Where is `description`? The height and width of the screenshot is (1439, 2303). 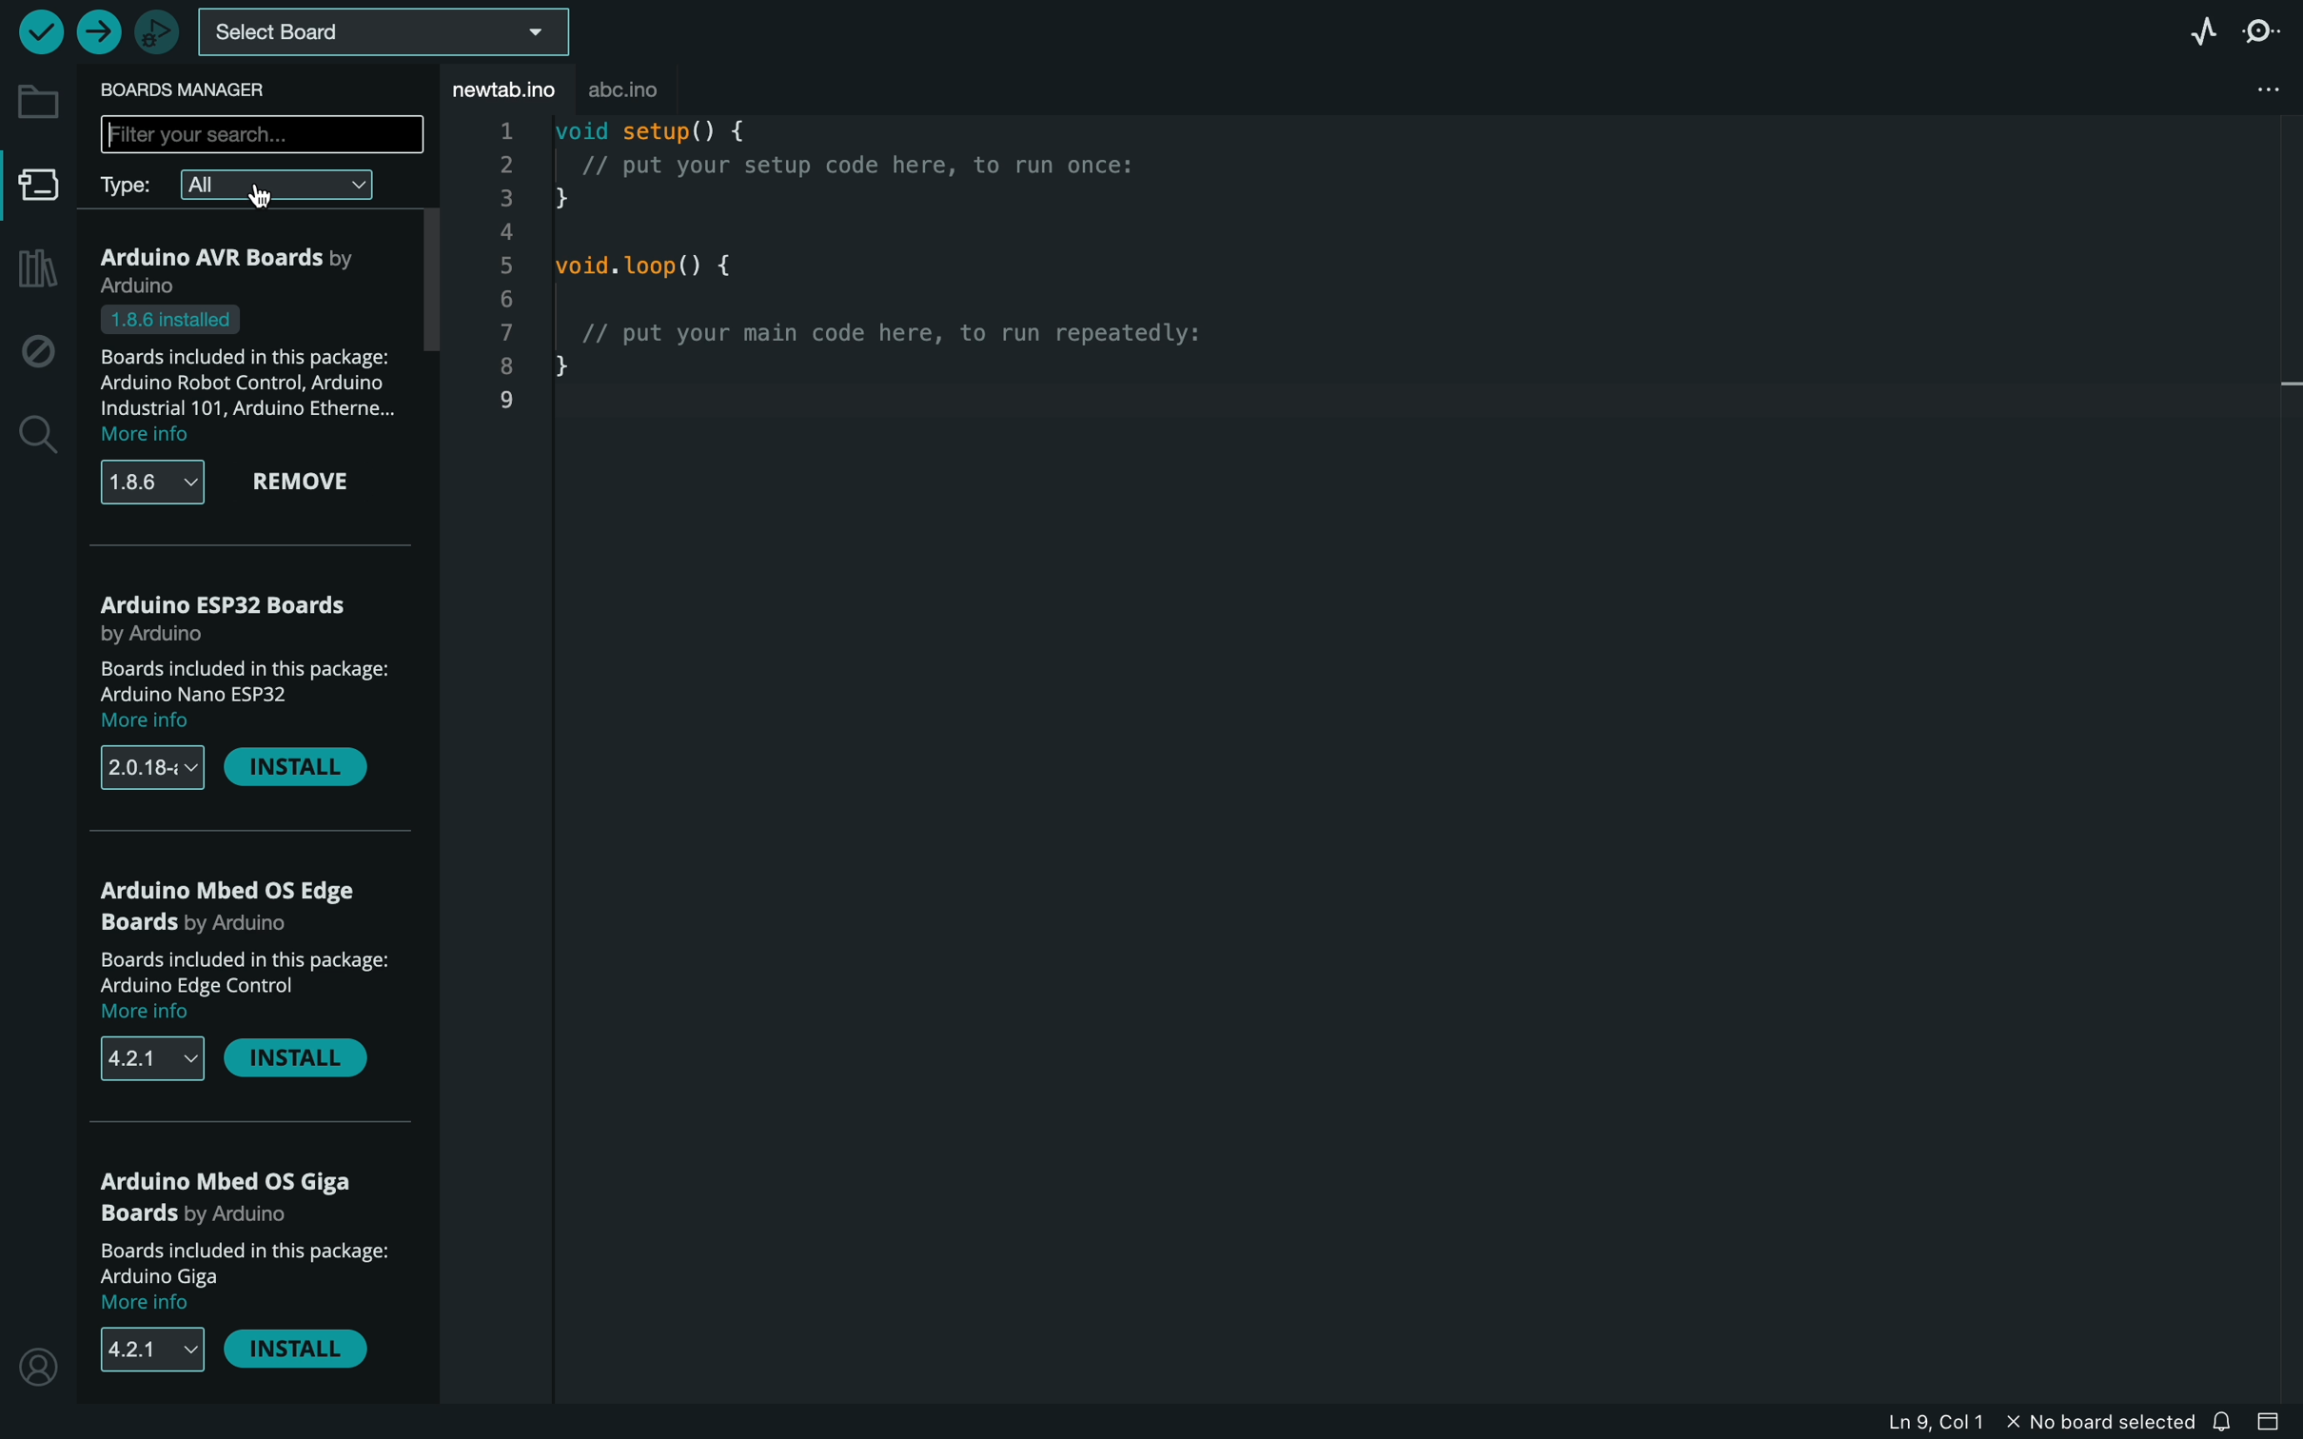
description is located at coordinates (246, 375).